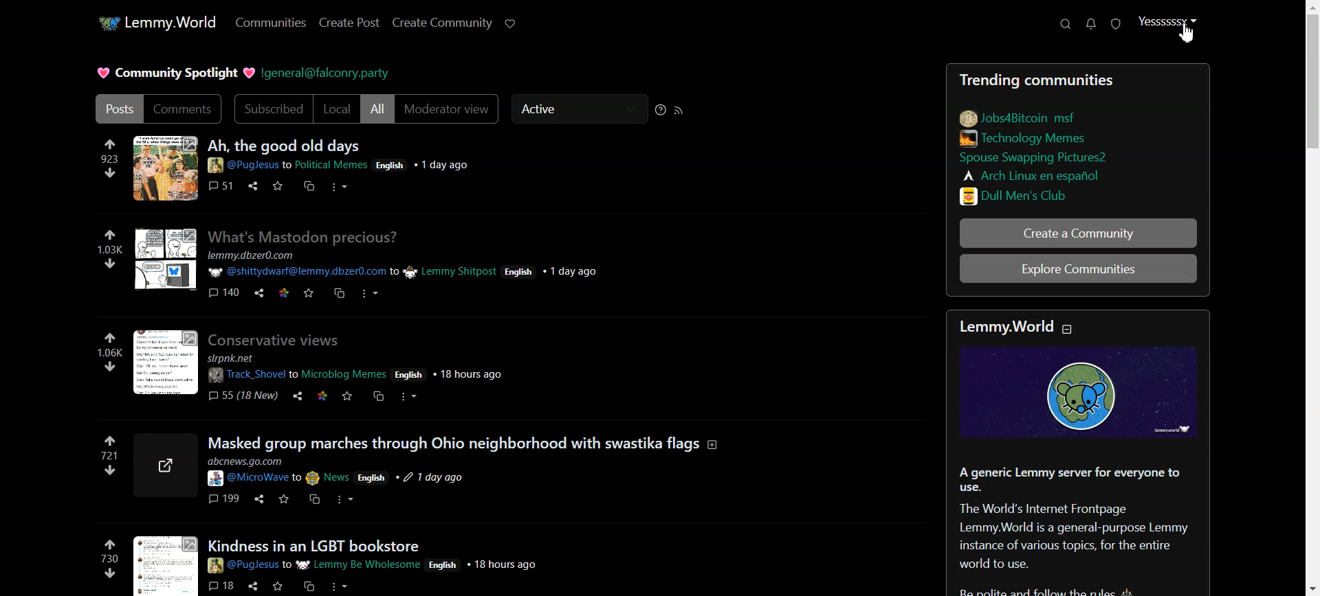  I want to click on link, so click(1036, 155).